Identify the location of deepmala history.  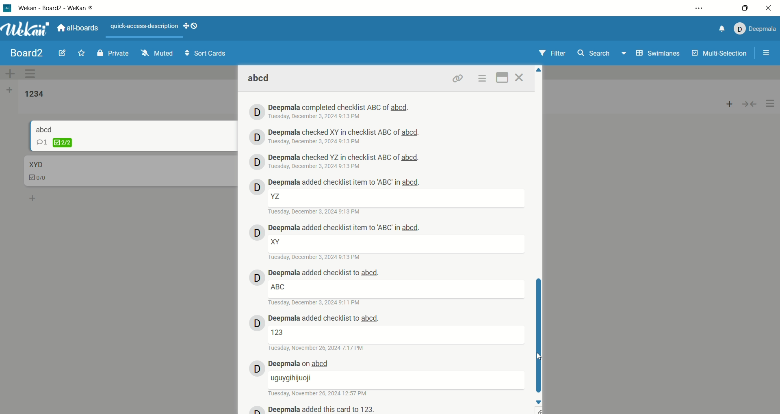
(301, 364).